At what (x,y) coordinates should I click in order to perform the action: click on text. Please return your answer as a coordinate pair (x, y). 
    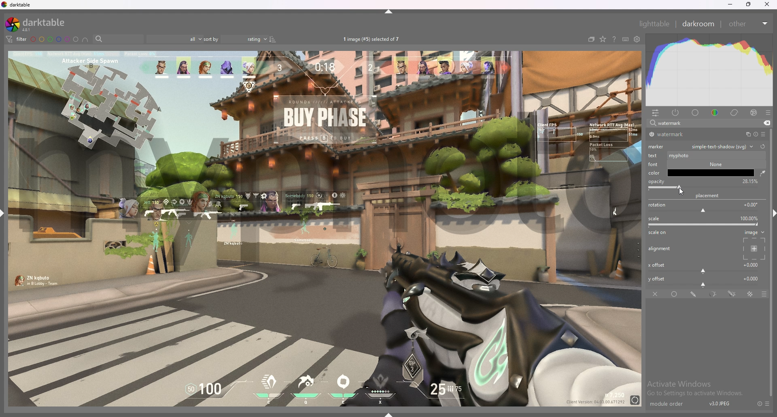
    Looking at the image, I should click on (654, 155).